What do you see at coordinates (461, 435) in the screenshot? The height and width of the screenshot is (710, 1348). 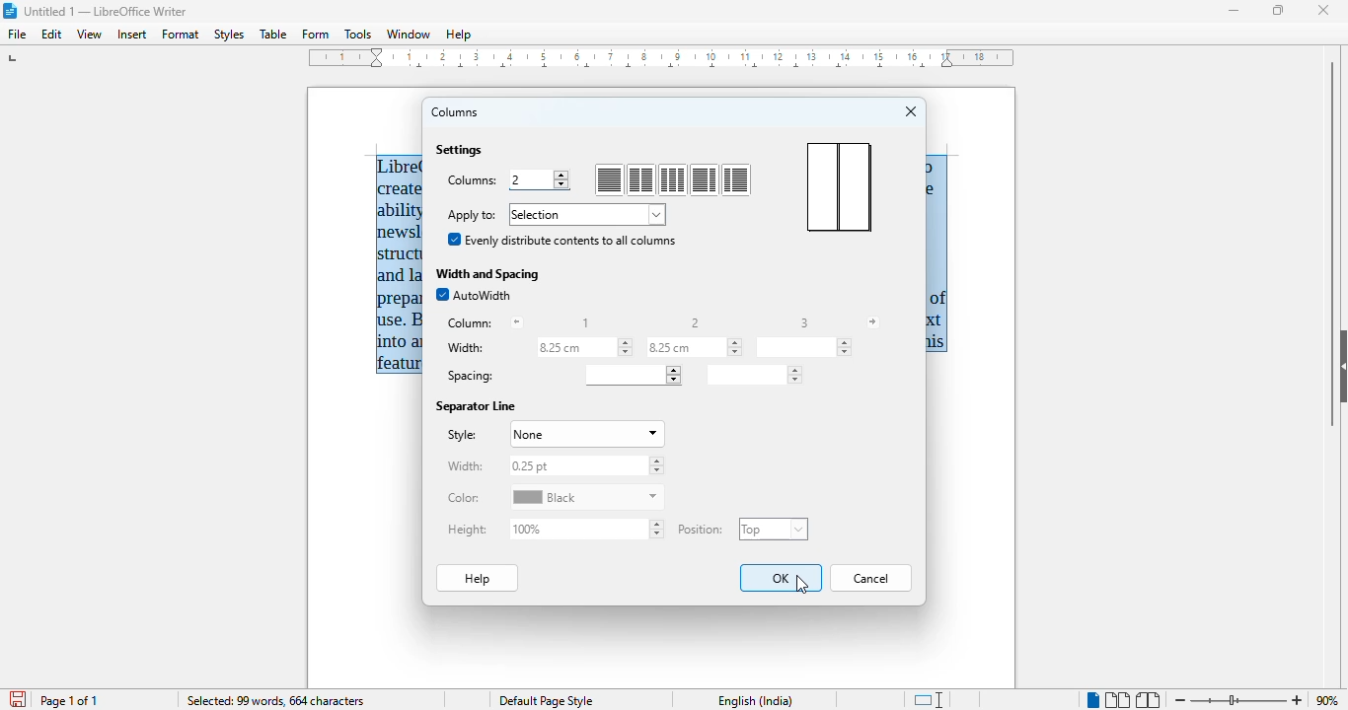 I see `style: ` at bounding box center [461, 435].